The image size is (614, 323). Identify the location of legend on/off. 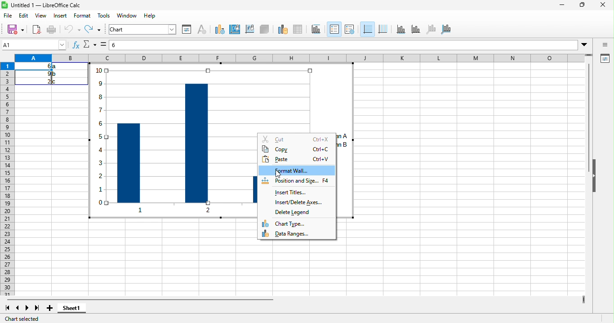
(350, 29).